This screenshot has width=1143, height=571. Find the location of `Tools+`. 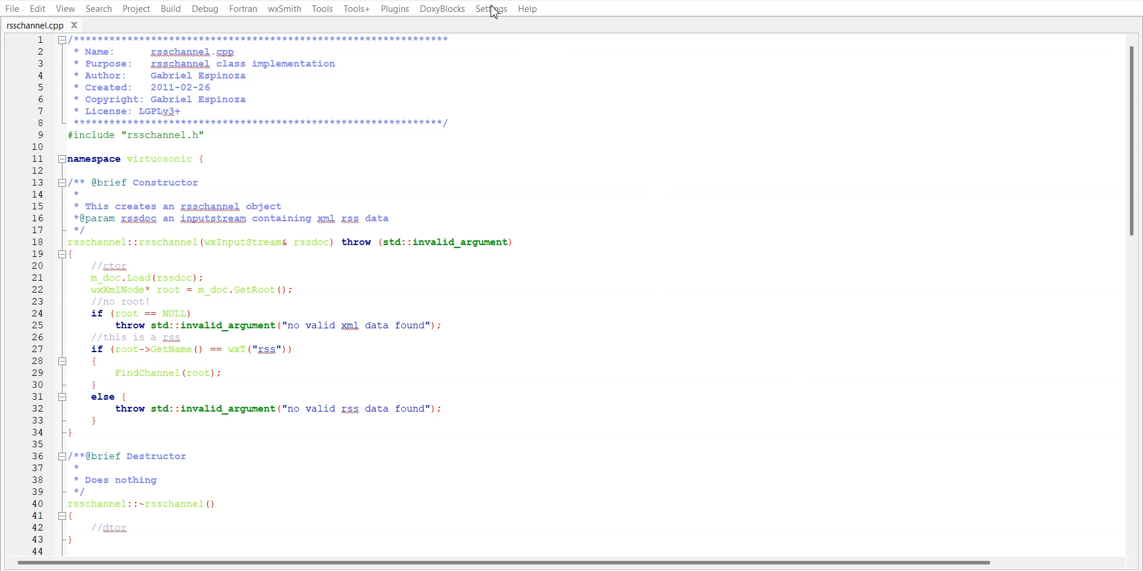

Tools+ is located at coordinates (355, 8).